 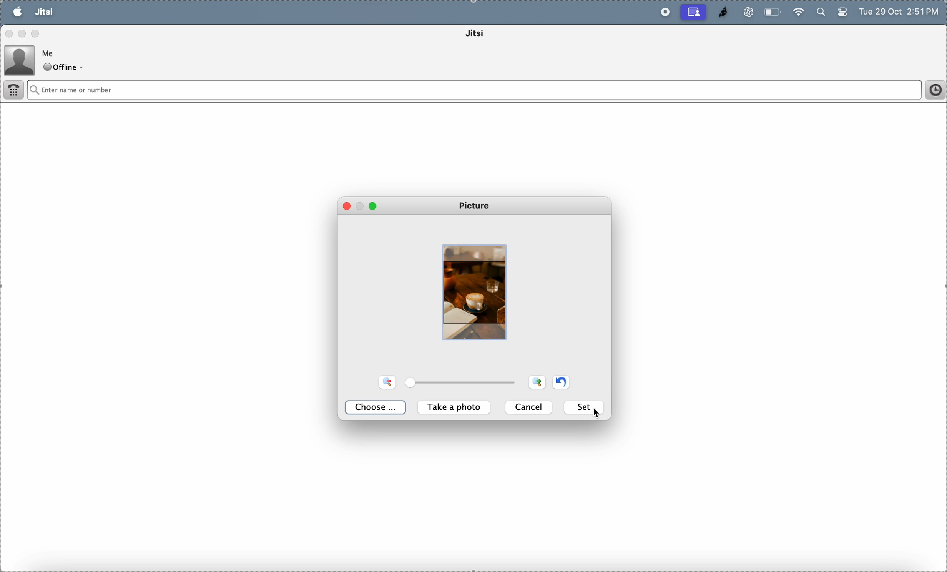 What do you see at coordinates (36, 33) in the screenshot?
I see `maximize` at bounding box center [36, 33].